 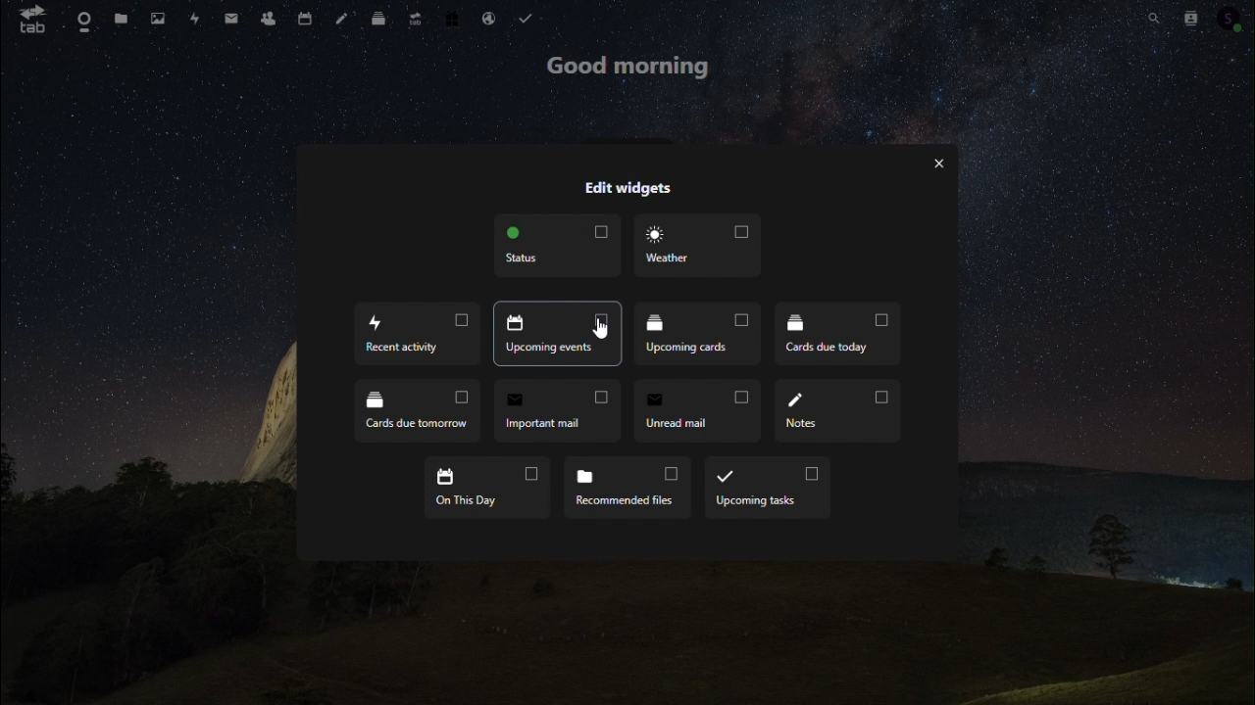 What do you see at coordinates (836, 409) in the screenshot?
I see `Notes` at bounding box center [836, 409].